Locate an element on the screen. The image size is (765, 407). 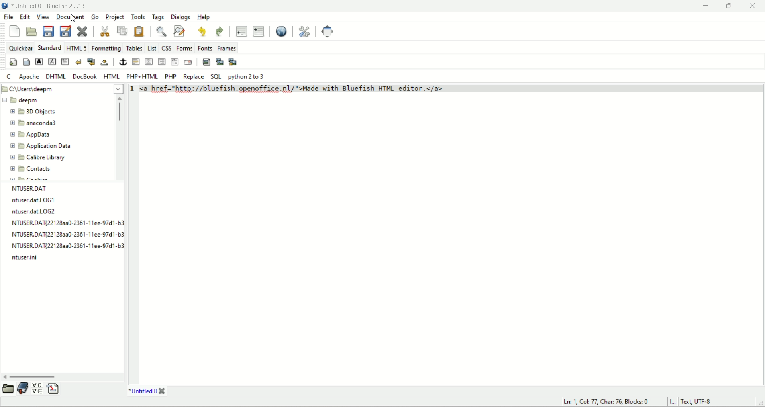
go is located at coordinates (94, 17).